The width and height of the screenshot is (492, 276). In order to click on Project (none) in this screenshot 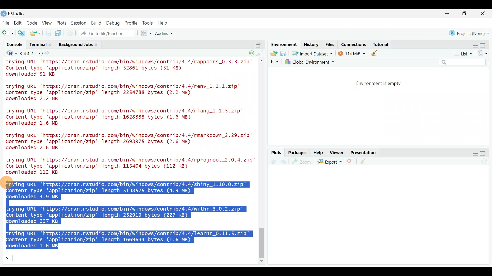, I will do `click(471, 32)`.